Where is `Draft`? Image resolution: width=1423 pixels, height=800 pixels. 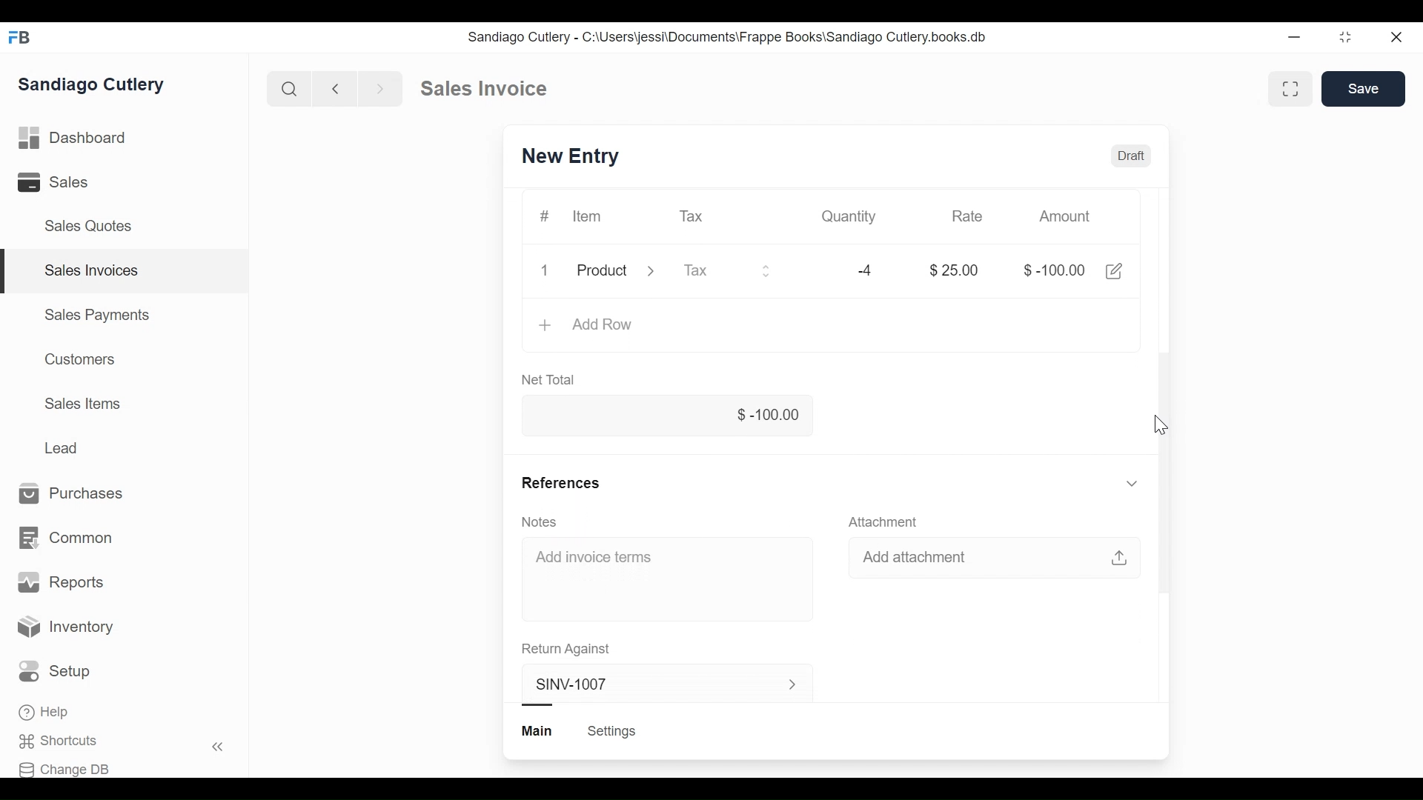
Draft is located at coordinates (1131, 156).